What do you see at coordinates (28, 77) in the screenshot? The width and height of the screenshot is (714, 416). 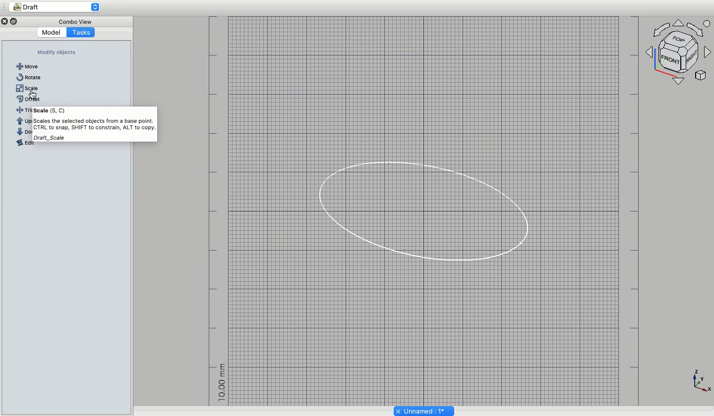 I see `Rotate` at bounding box center [28, 77].